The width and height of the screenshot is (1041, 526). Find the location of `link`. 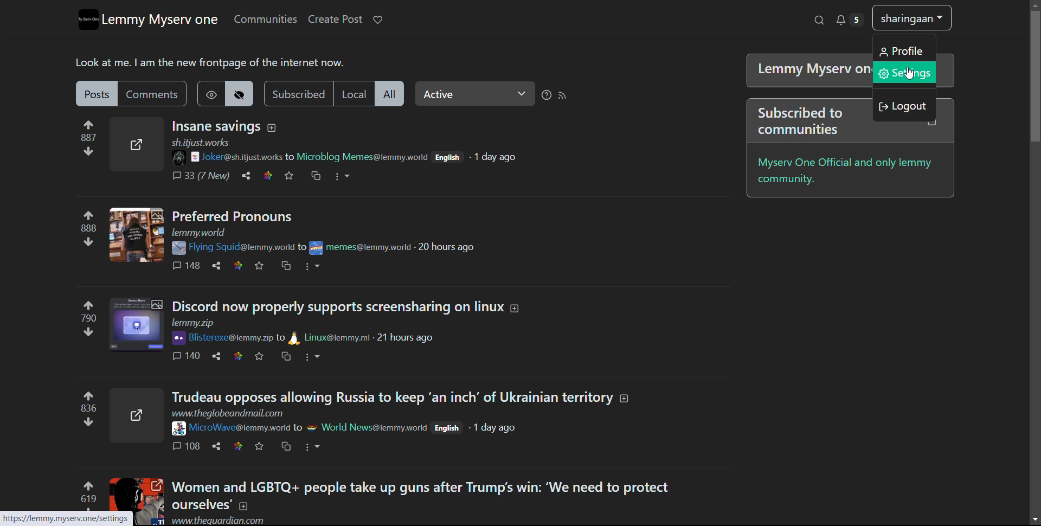

link is located at coordinates (238, 446).